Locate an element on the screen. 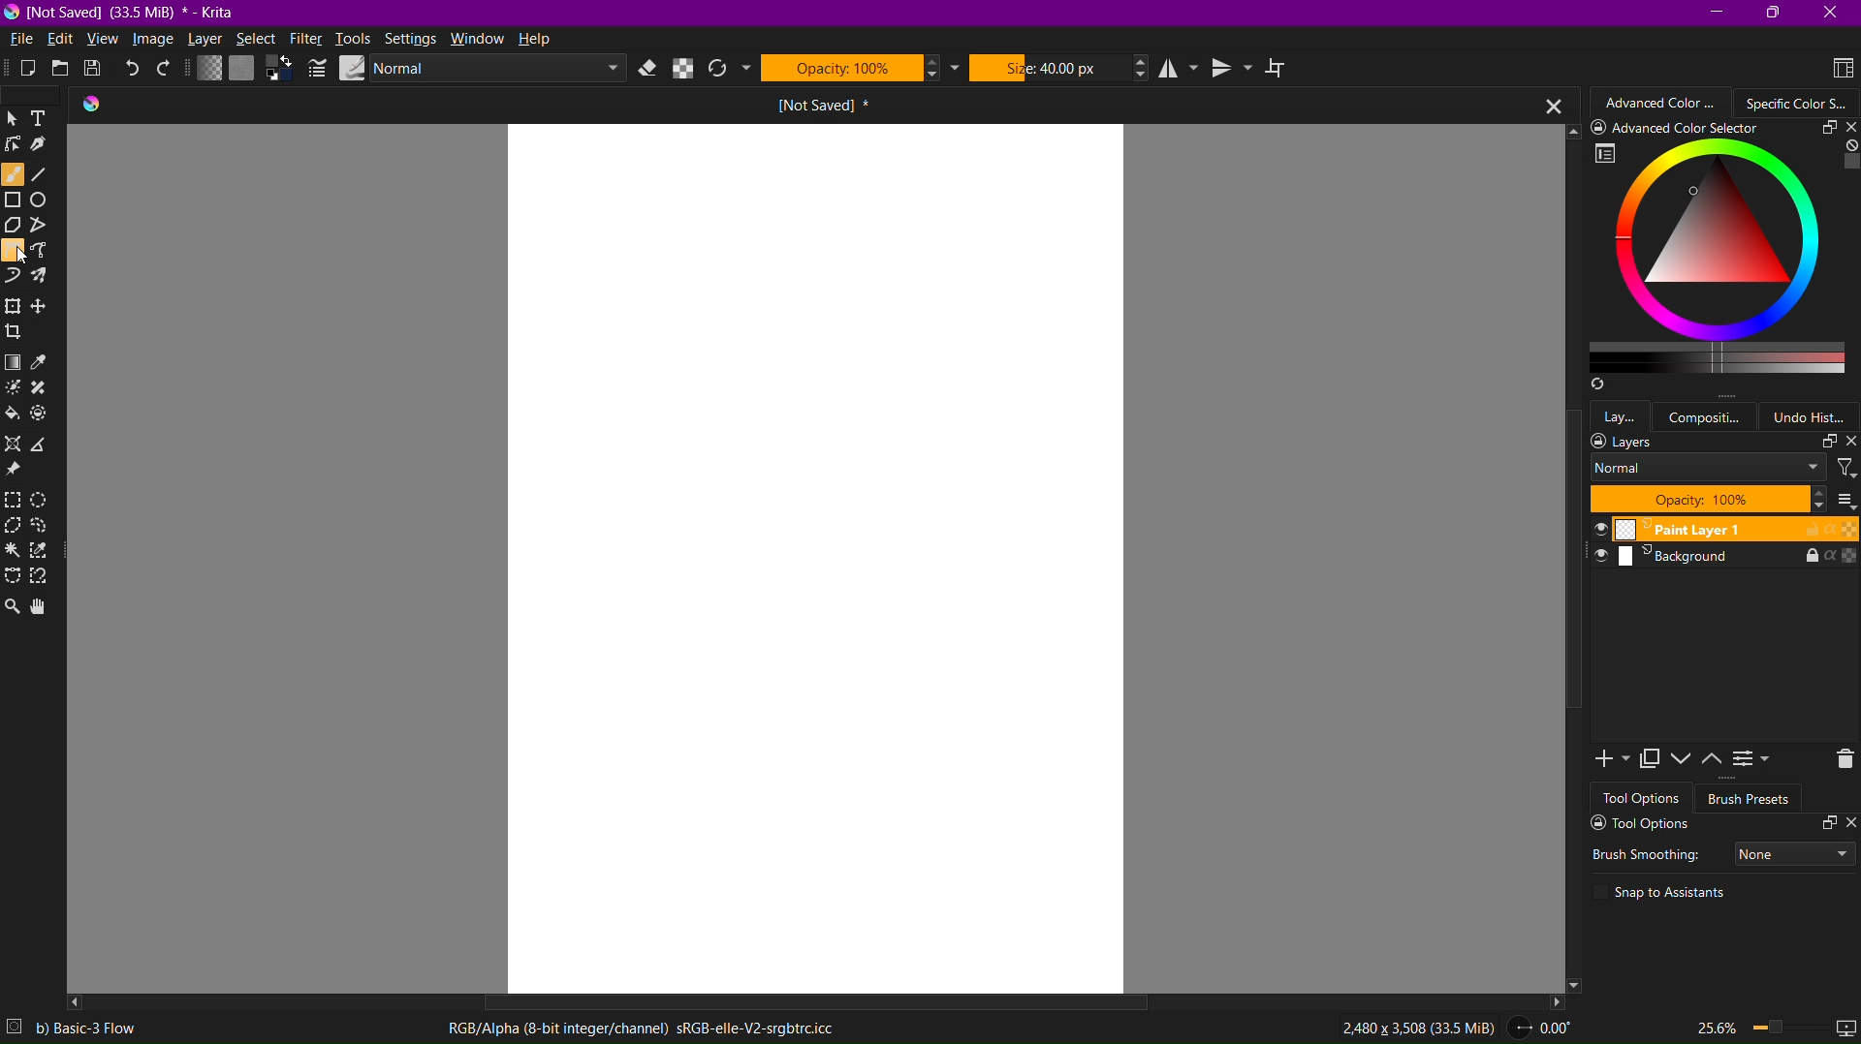 Image resolution: width=1861 pixels, height=1044 pixels. Opacity is located at coordinates (860, 67).